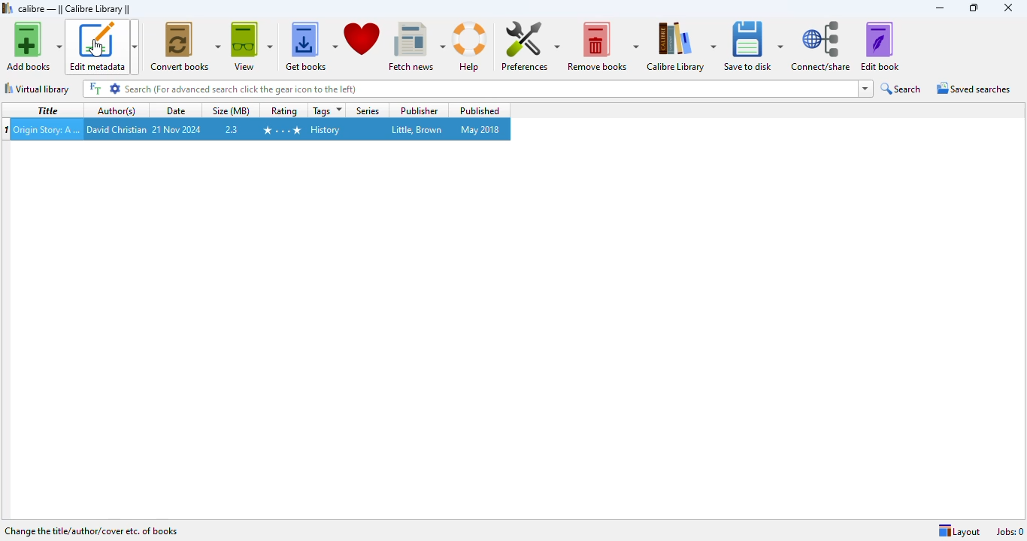  Describe the element at coordinates (471, 47) in the screenshot. I see `help` at that location.